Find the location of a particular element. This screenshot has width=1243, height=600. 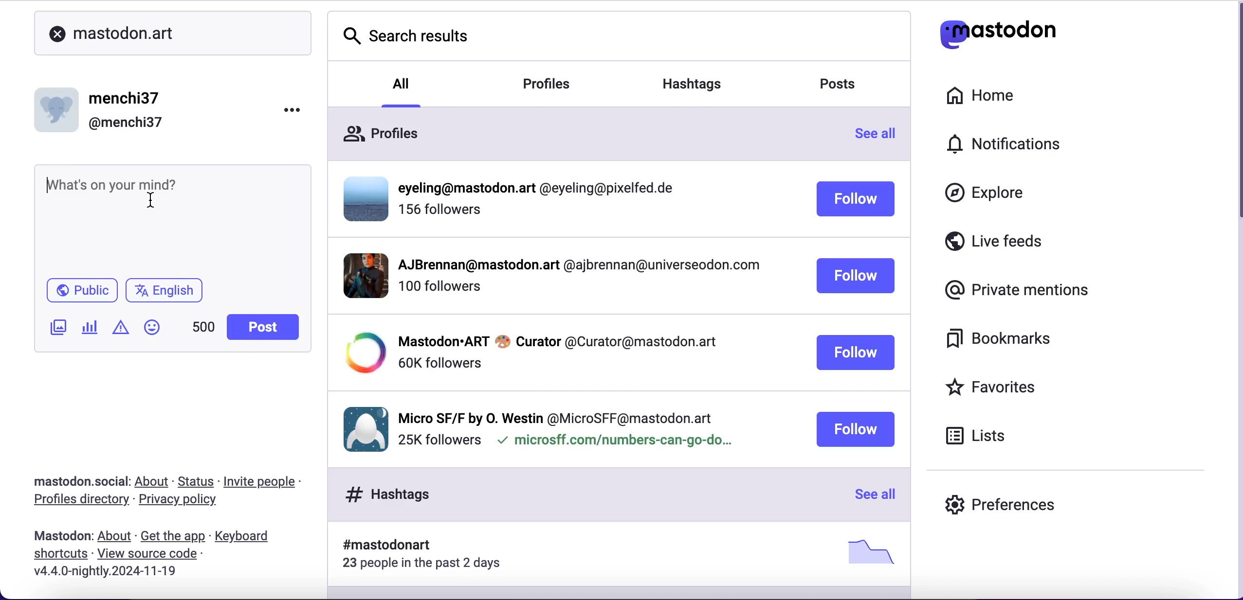

user is located at coordinates (105, 111).